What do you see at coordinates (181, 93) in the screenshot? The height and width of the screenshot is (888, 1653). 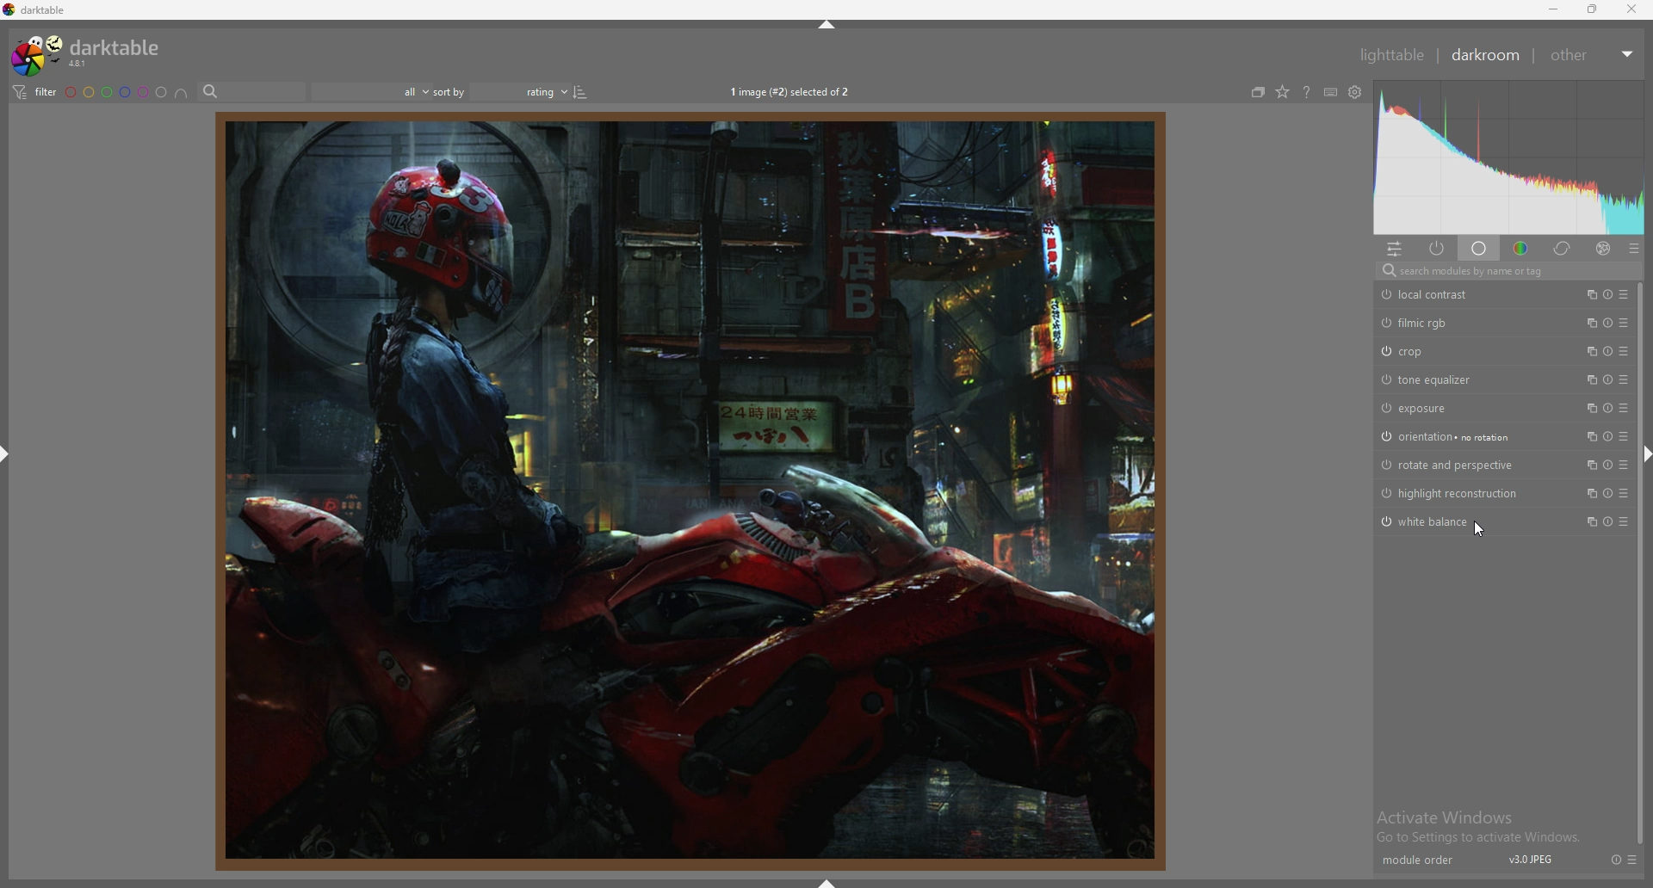 I see `including color label` at bounding box center [181, 93].